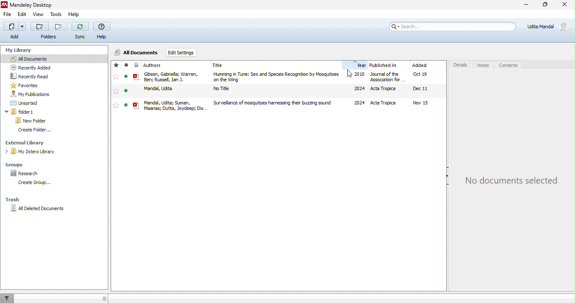 The height and width of the screenshot is (304, 575). What do you see at coordinates (31, 120) in the screenshot?
I see `new folder` at bounding box center [31, 120].